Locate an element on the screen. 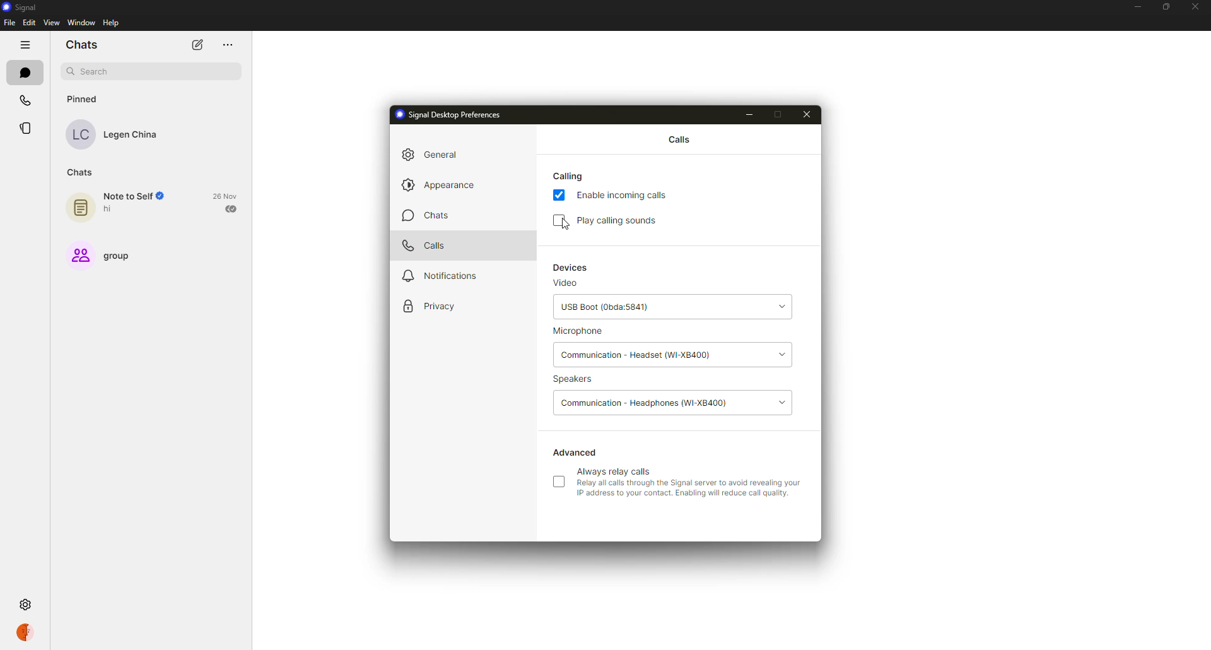  LC is located at coordinates (80, 136).